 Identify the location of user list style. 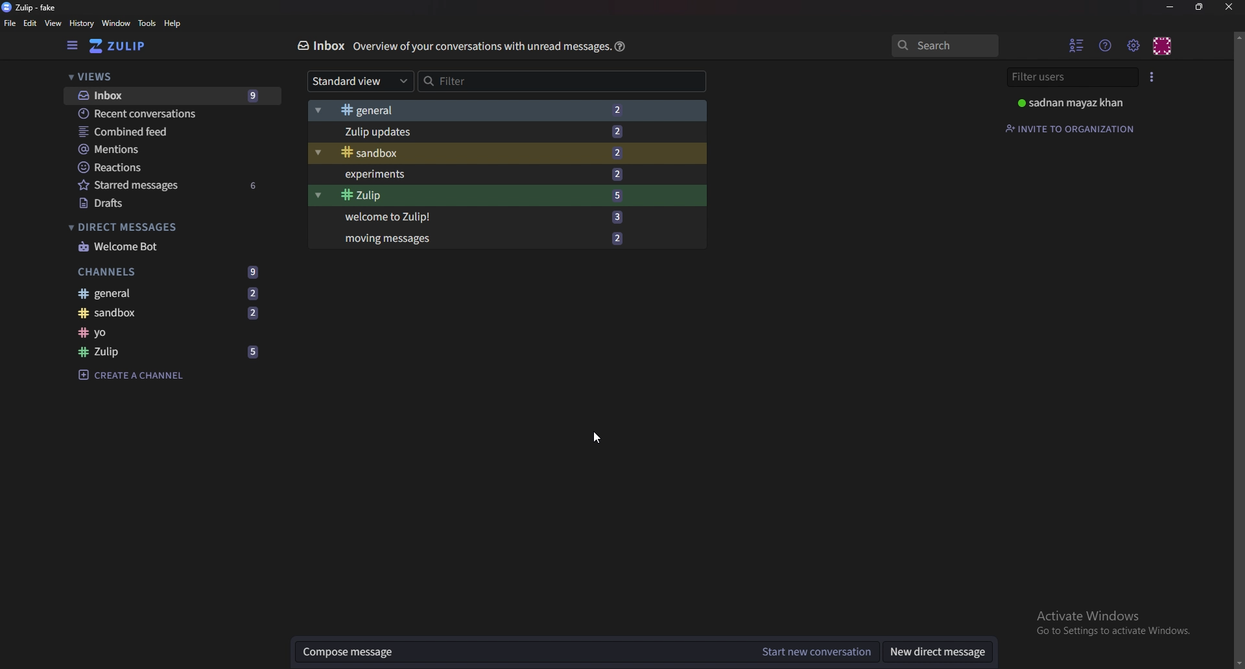
(1153, 76).